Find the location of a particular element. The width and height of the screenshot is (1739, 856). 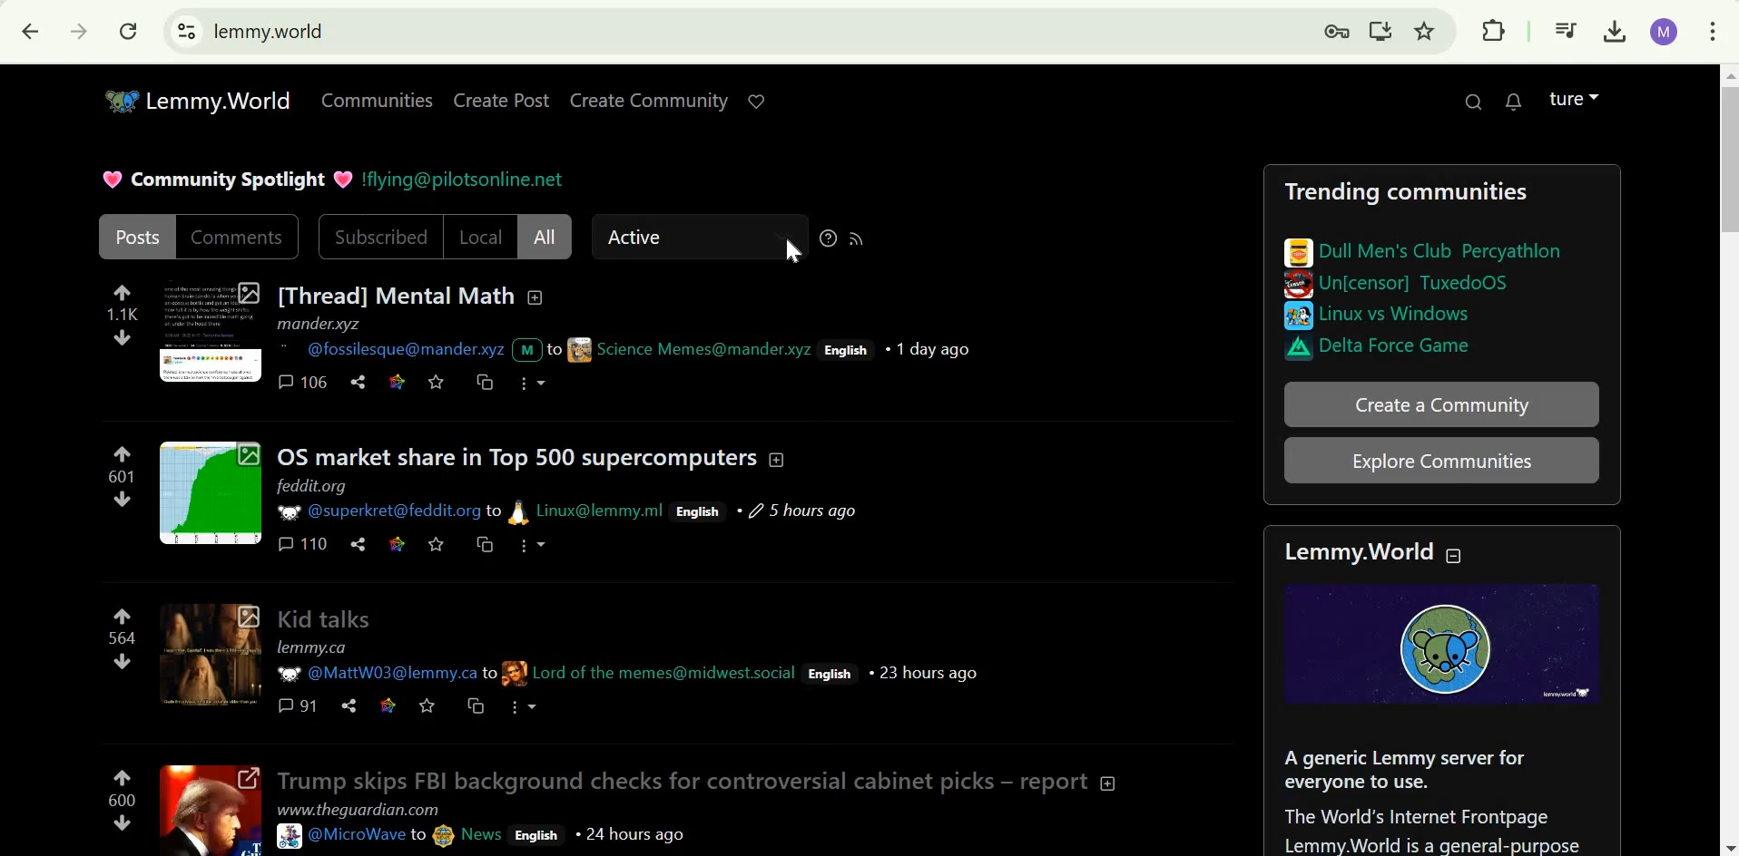

English is located at coordinates (844, 350).